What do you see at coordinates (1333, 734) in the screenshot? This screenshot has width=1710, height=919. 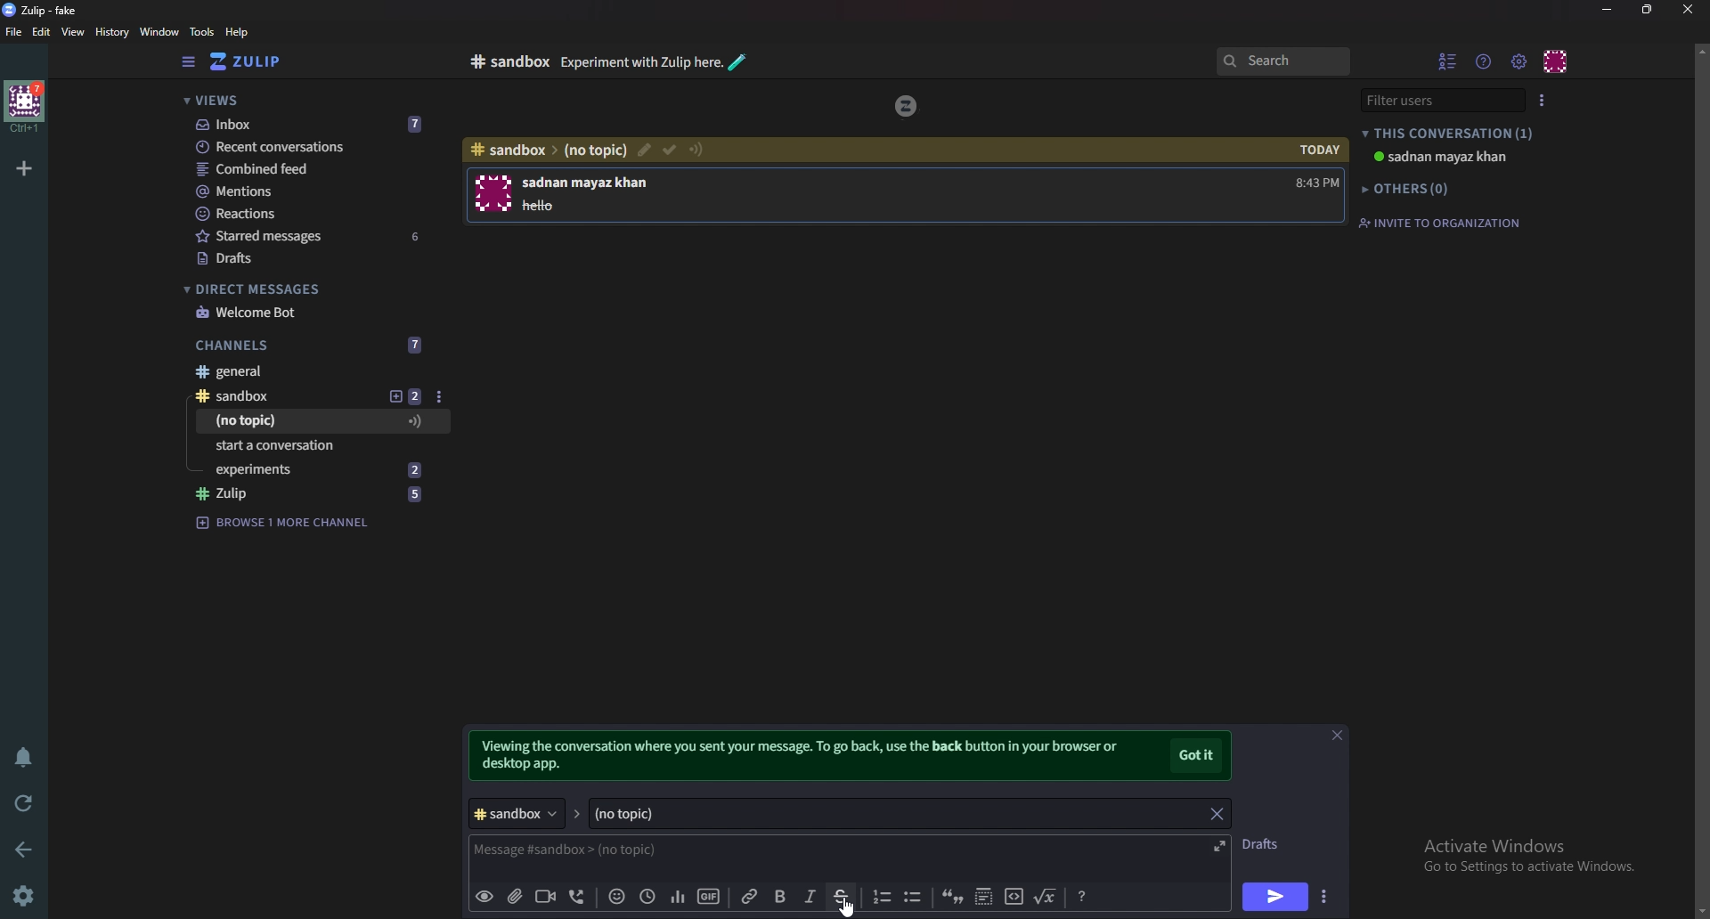 I see `close message` at bounding box center [1333, 734].